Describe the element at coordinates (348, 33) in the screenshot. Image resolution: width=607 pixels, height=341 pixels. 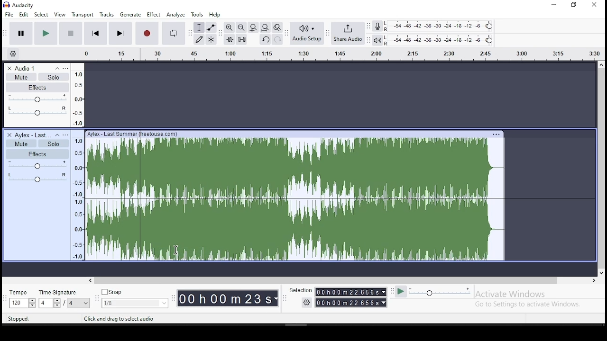
I see `share audio` at that location.